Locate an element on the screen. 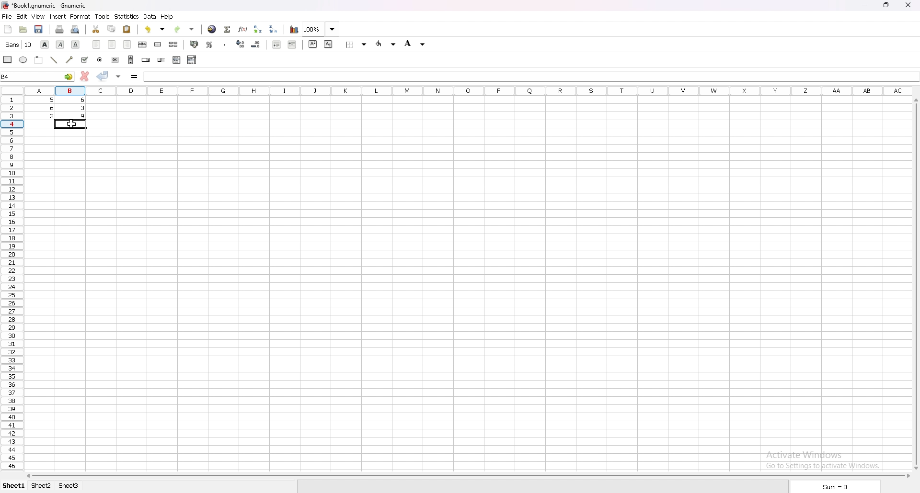 Image resolution: width=920 pixels, height=493 pixels. button is located at coordinates (115, 60).